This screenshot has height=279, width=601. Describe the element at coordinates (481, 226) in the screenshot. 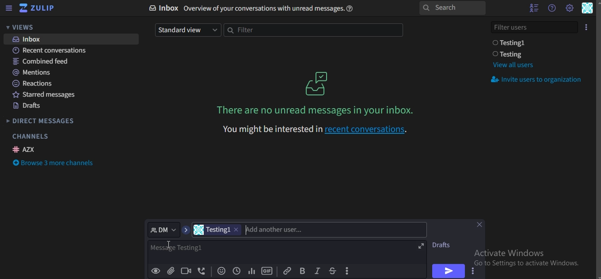

I see `close` at that location.